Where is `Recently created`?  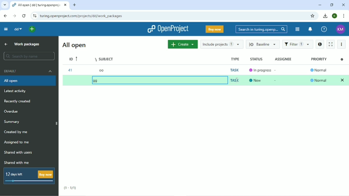
Recently created is located at coordinates (20, 101).